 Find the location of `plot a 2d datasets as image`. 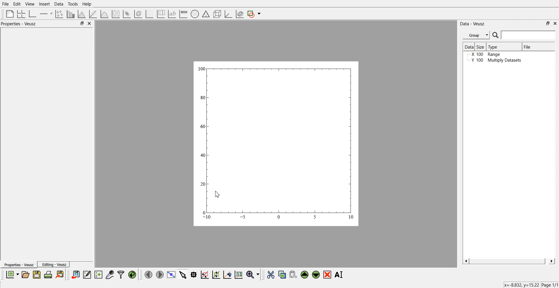

plot a 2d datasets as image is located at coordinates (126, 14).